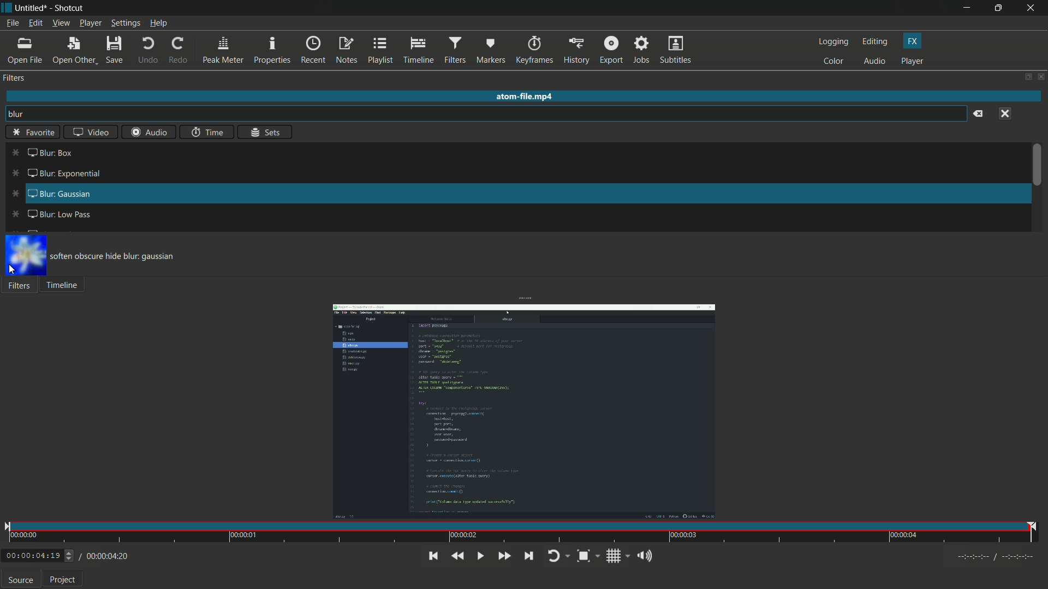 The height and width of the screenshot is (589, 1048). What do you see at coordinates (834, 62) in the screenshot?
I see `color` at bounding box center [834, 62].